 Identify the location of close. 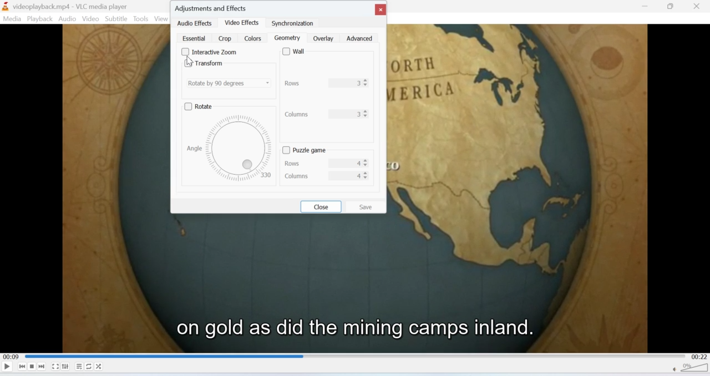
(321, 207).